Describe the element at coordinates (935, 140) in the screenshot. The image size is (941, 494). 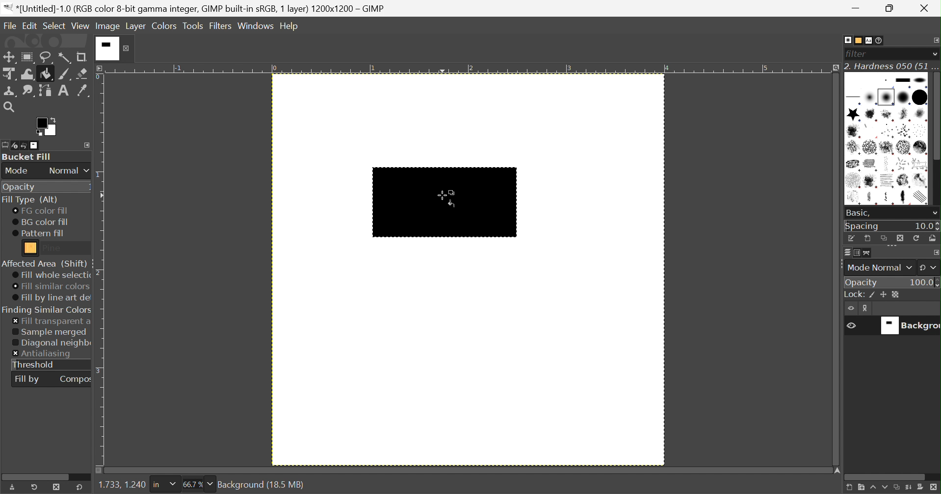
I see `vertical scroll bar` at that location.